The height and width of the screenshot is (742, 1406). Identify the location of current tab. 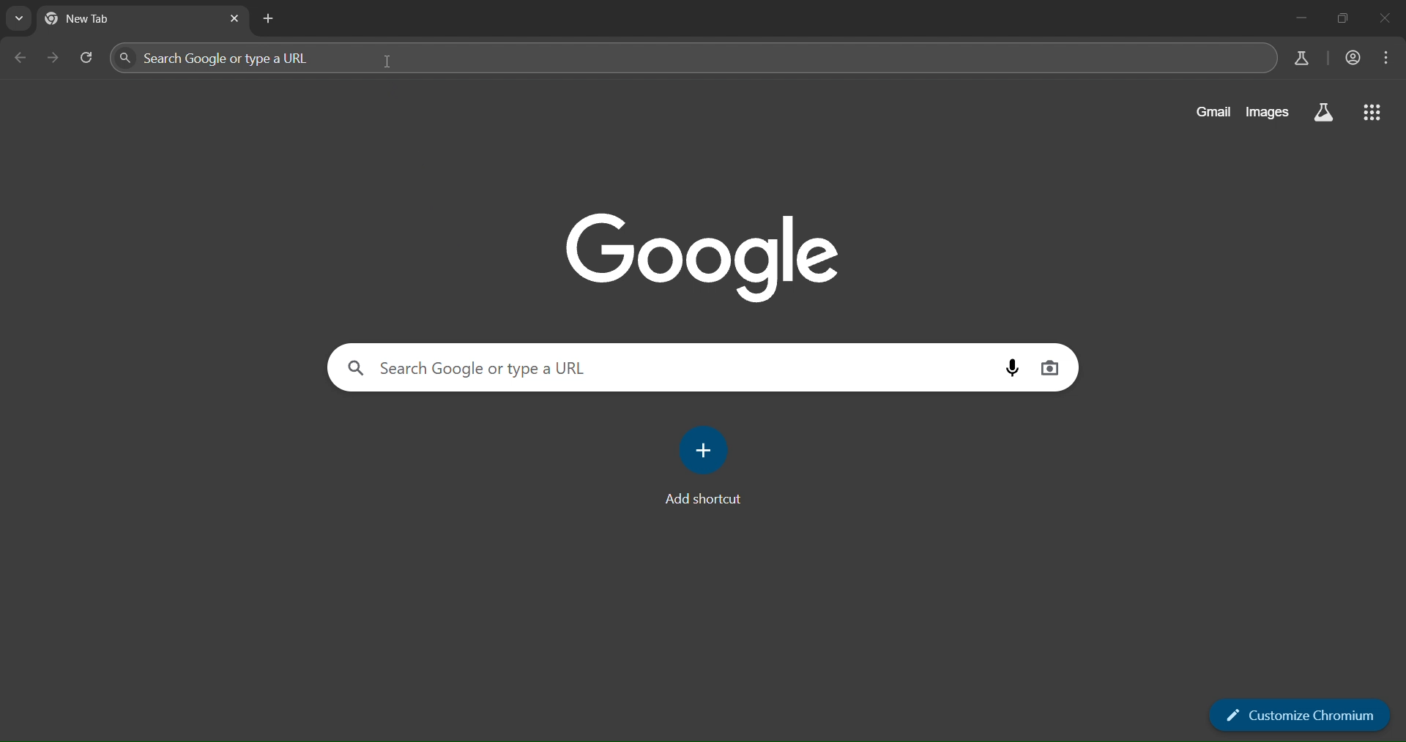
(122, 20).